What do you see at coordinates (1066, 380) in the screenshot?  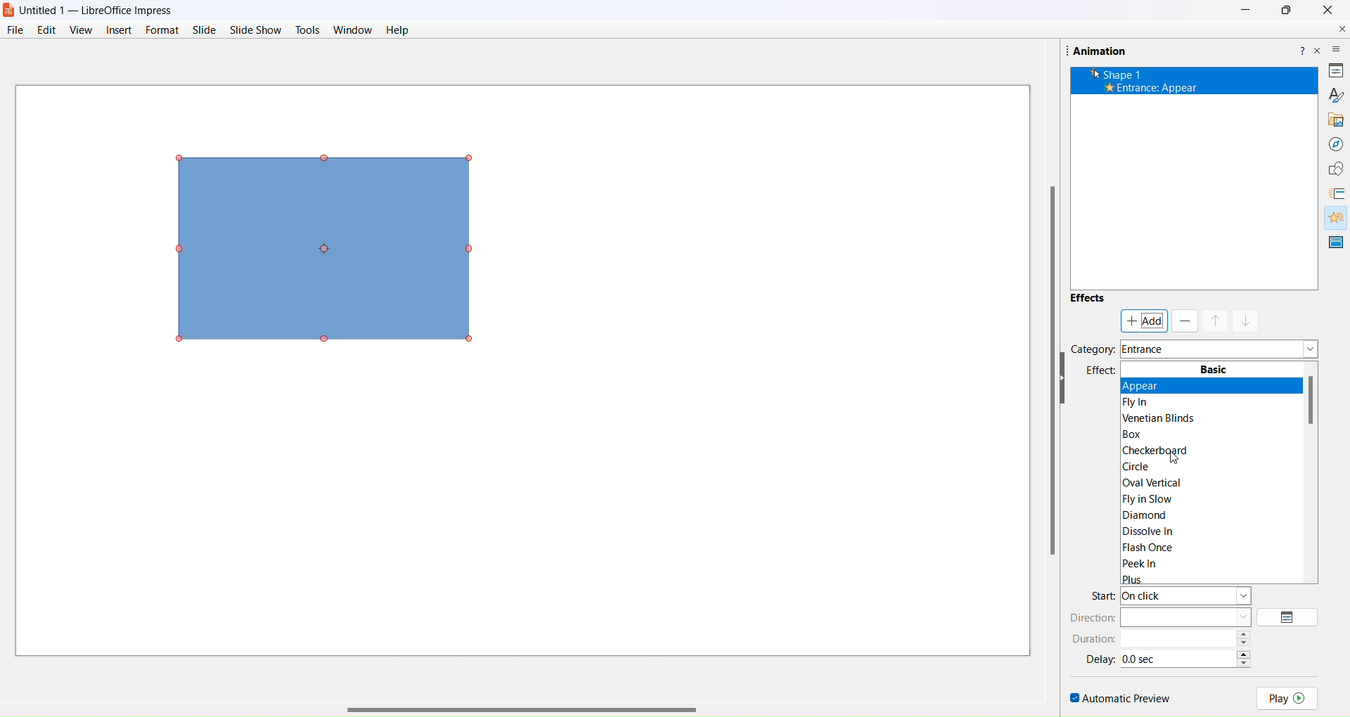 I see `hide` at bounding box center [1066, 380].